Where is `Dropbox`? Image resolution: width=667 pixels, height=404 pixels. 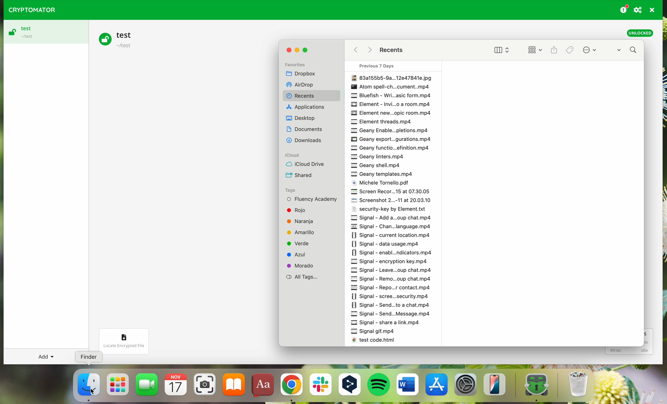 Dropbox is located at coordinates (305, 73).